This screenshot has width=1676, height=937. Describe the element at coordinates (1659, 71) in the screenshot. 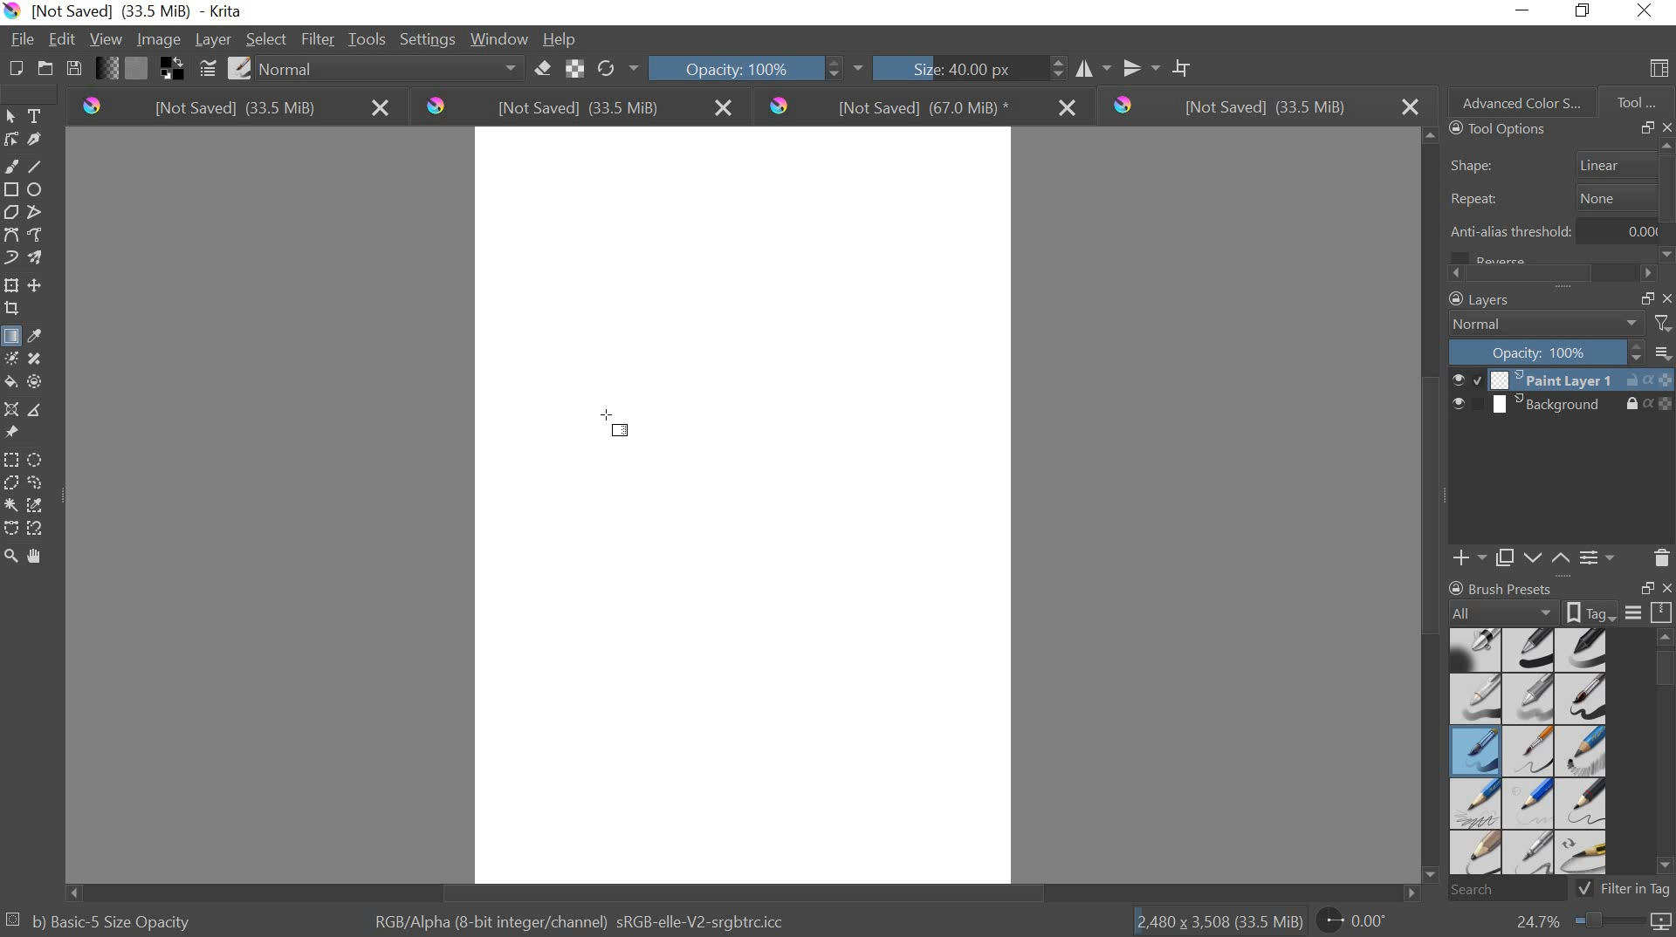

I see `CHOOSE WORKSPACE` at that location.